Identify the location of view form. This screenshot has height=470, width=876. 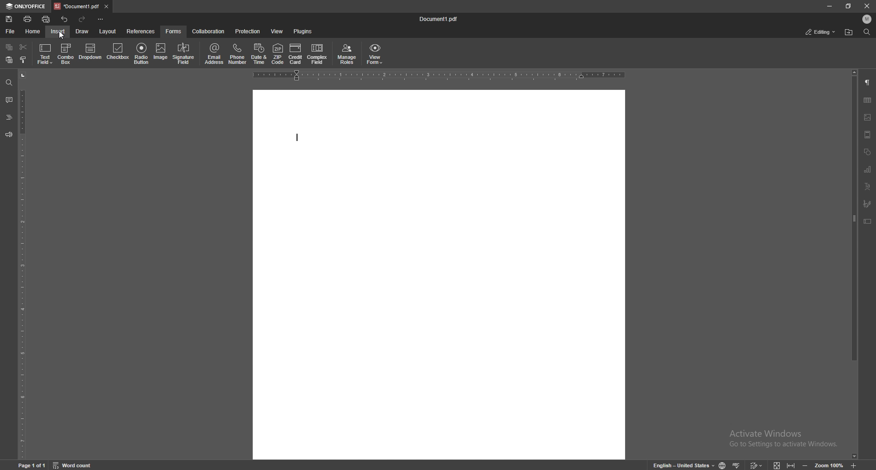
(375, 53).